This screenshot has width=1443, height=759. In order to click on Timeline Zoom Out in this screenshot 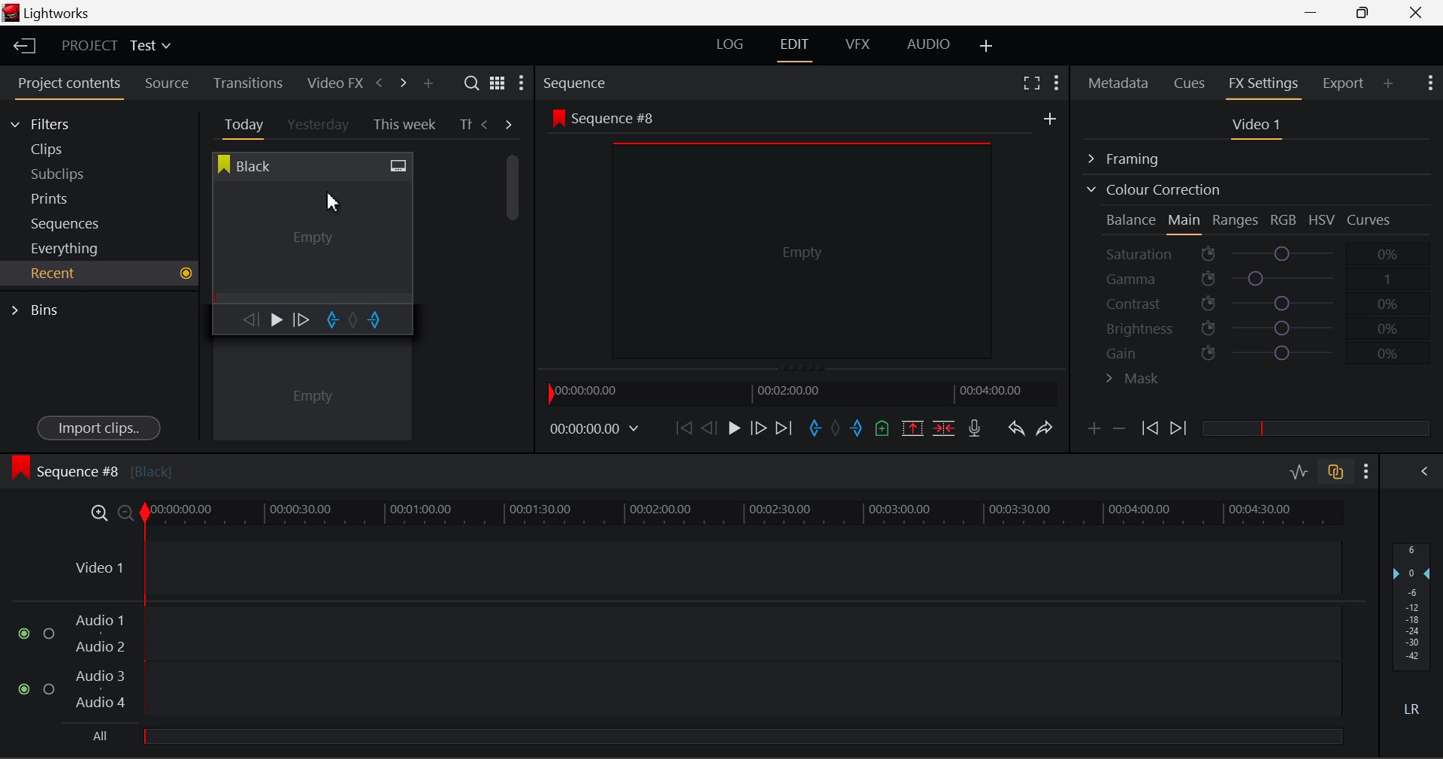, I will do `click(125, 513)`.